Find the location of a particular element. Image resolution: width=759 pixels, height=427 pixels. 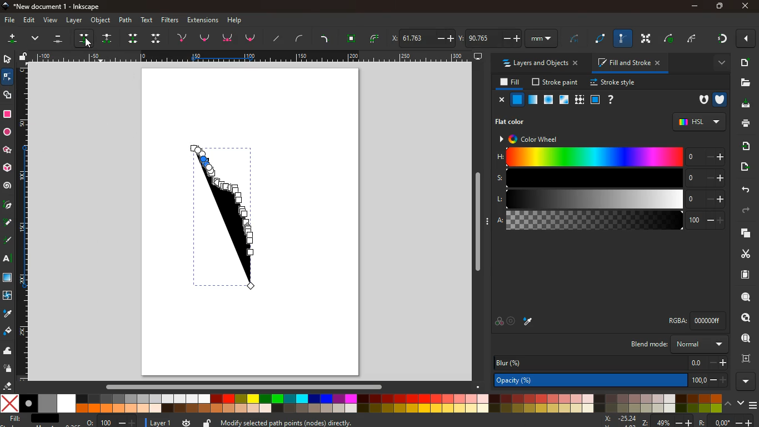

screen is located at coordinates (478, 56).